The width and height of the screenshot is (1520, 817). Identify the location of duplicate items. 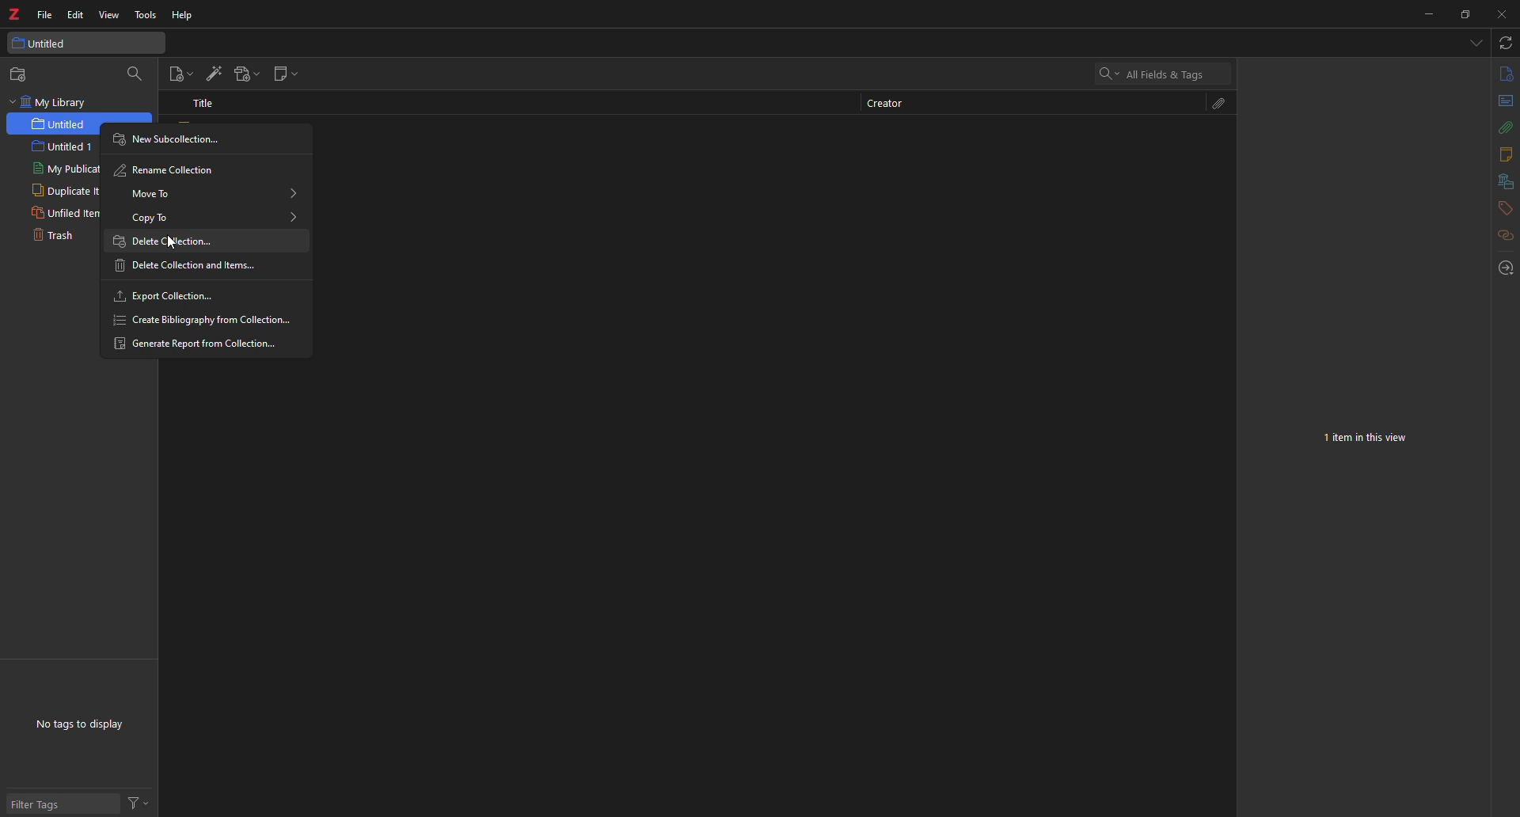
(66, 192).